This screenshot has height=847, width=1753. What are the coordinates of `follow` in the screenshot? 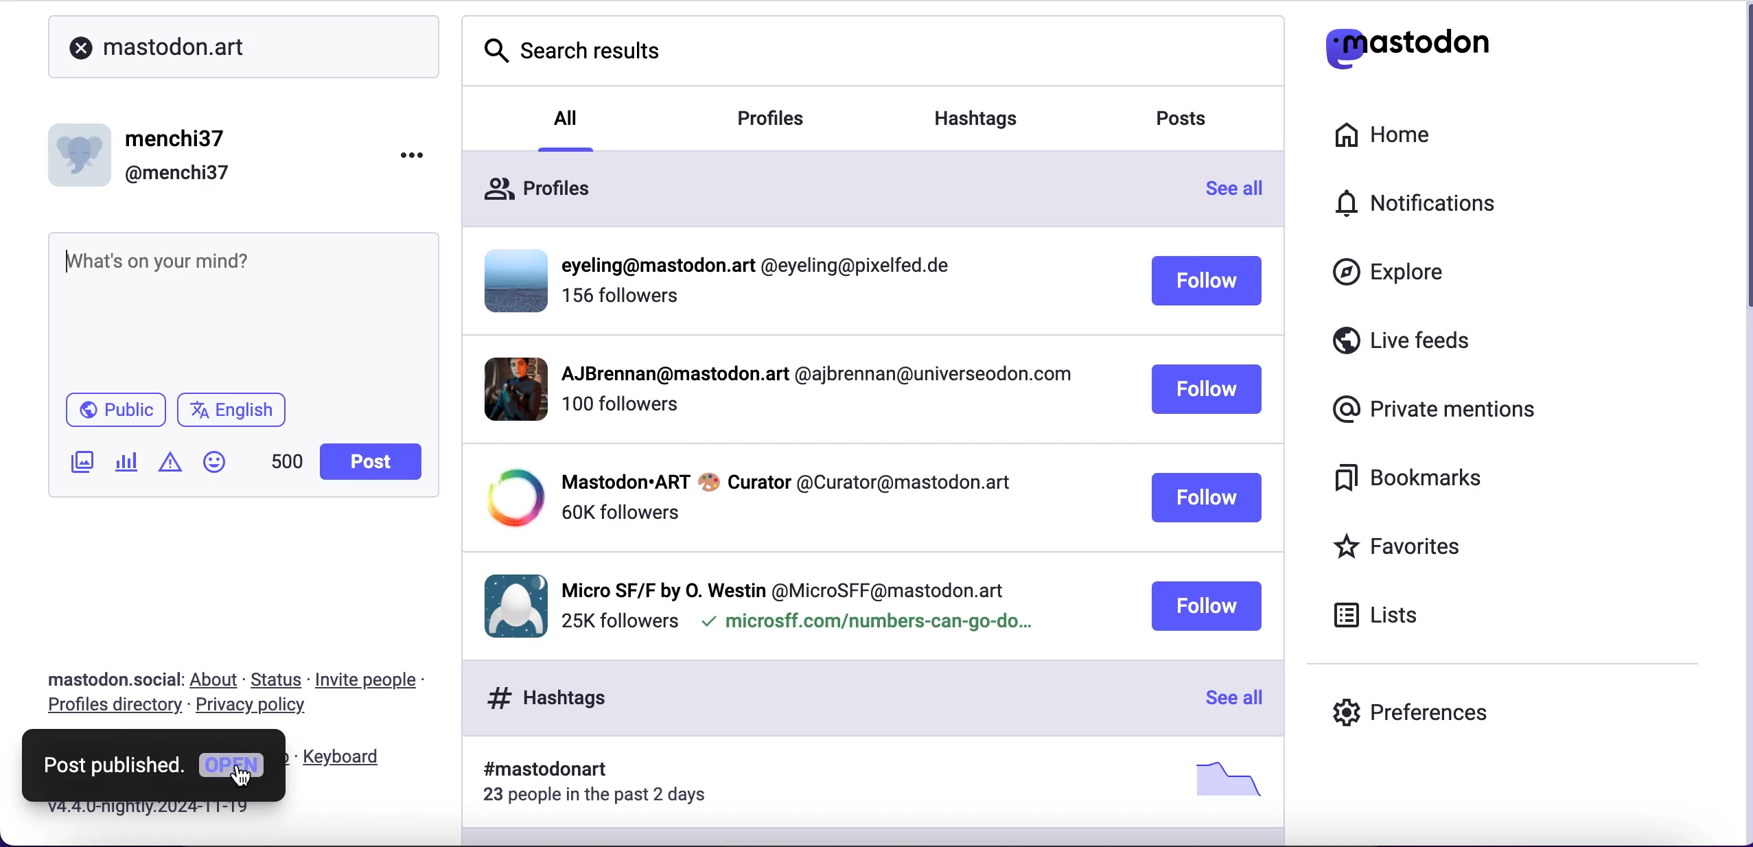 It's located at (1209, 497).